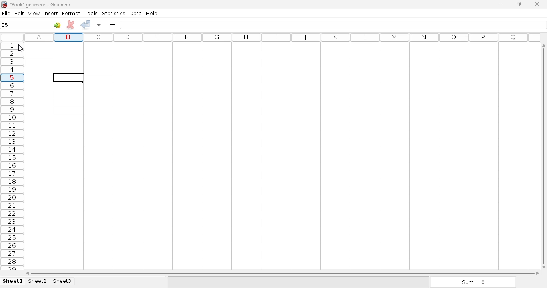  I want to click on minimize, so click(500, 4).